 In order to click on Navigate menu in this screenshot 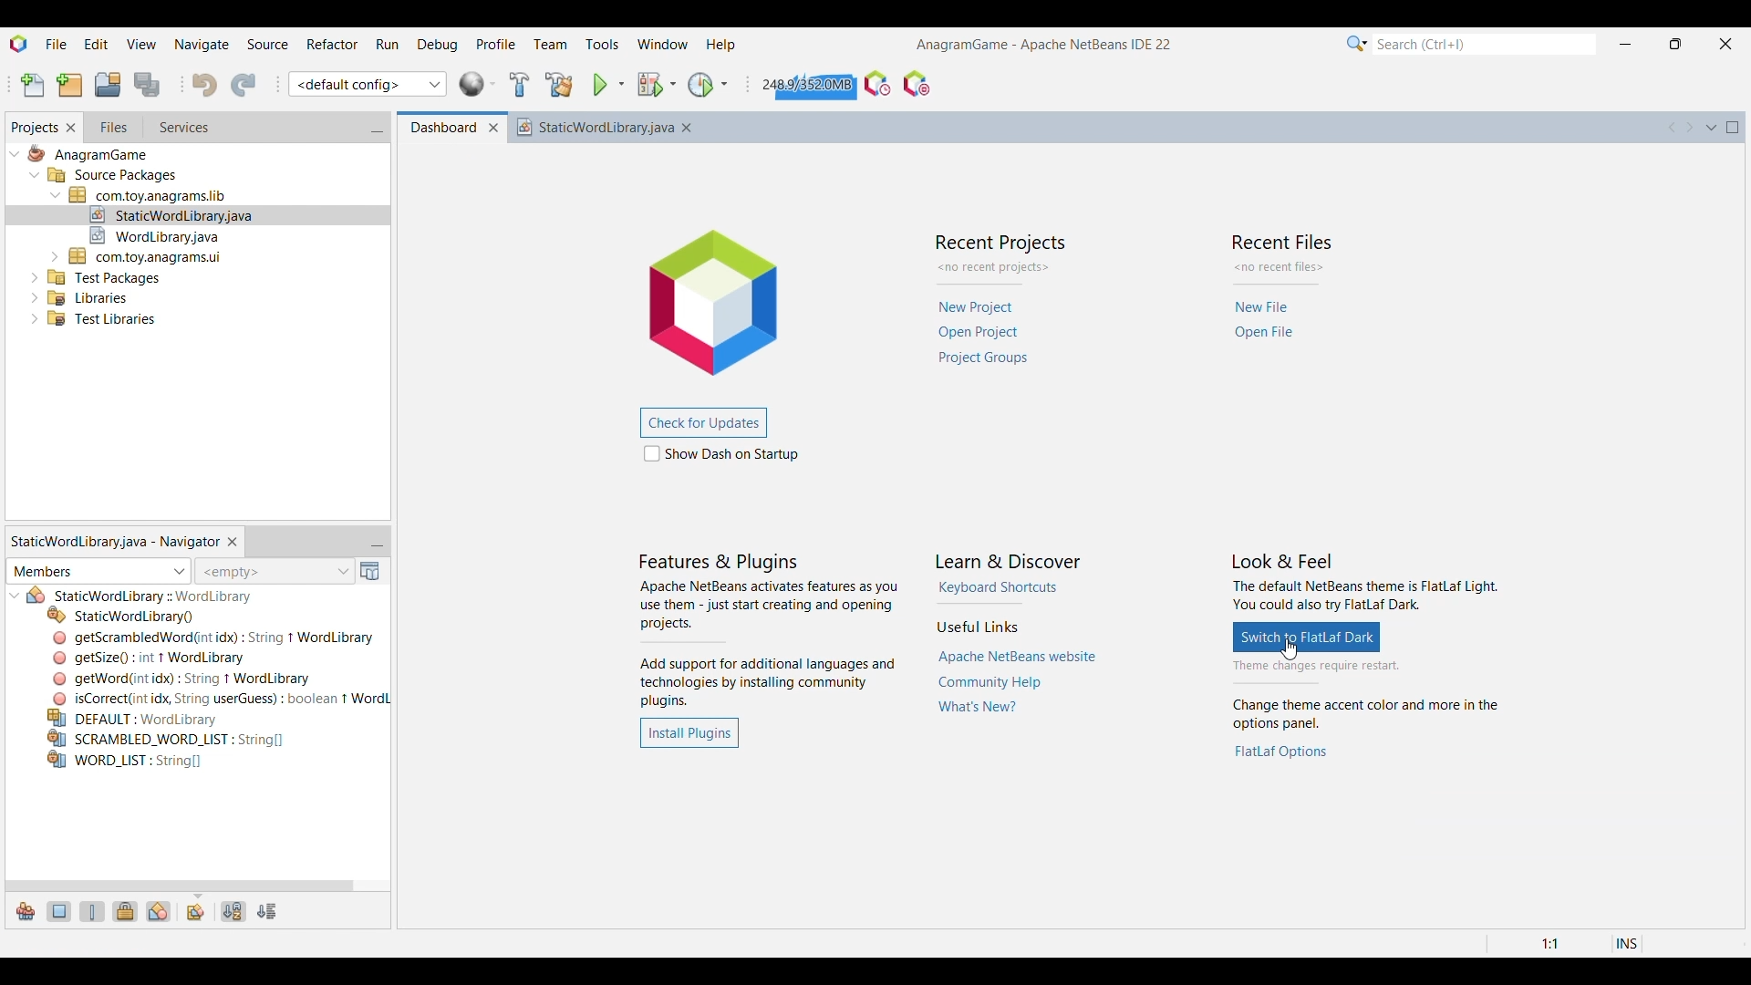, I will do `click(201, 43)`.